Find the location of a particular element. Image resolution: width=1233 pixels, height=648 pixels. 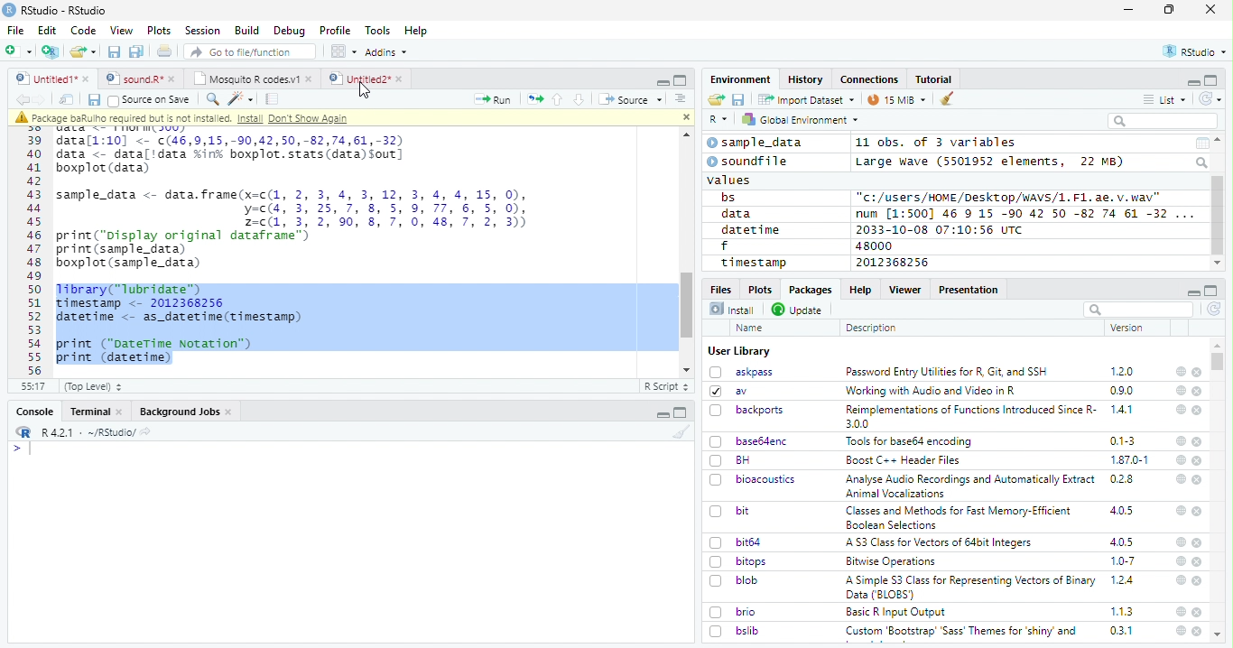

full screen is located at coordinates (1211, 291).